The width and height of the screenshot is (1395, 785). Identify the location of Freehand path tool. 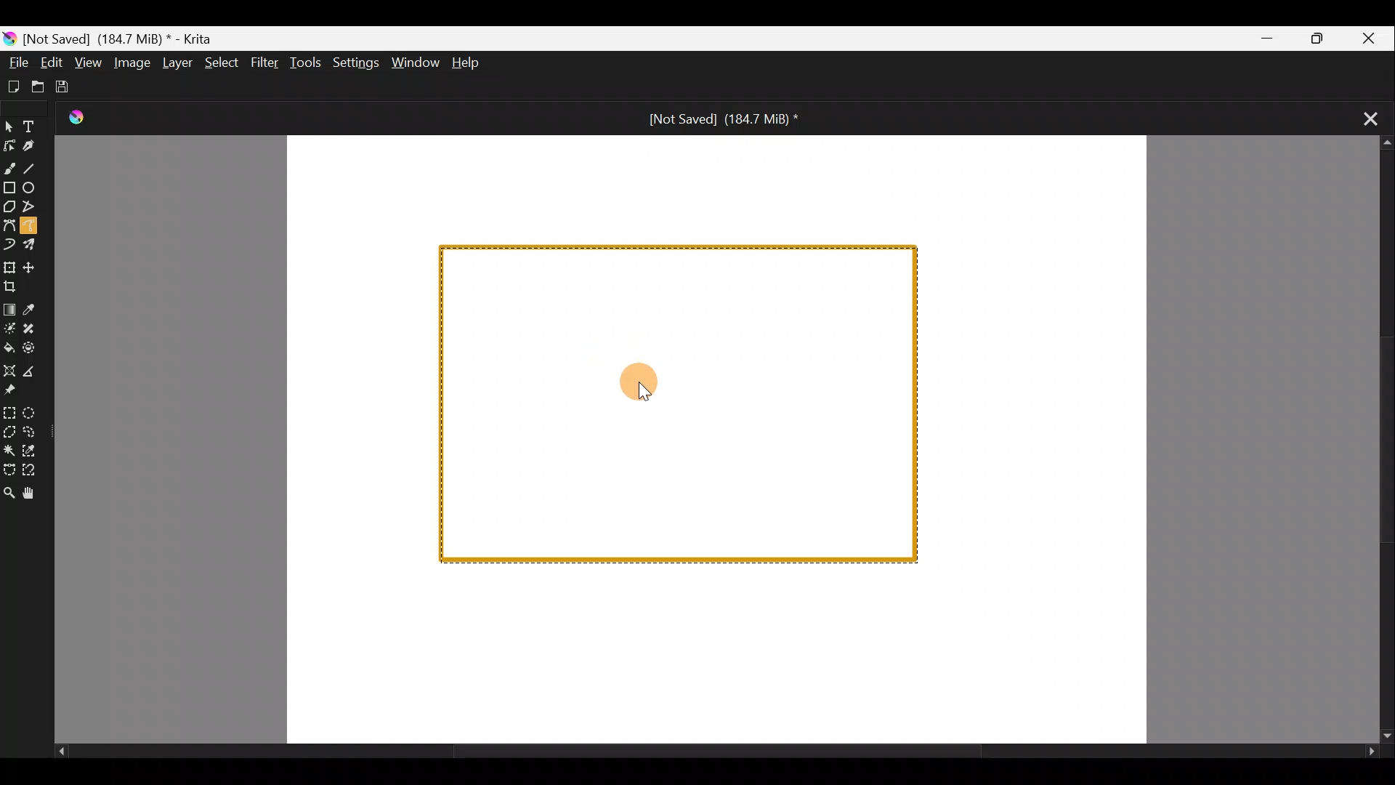
(41, 229).